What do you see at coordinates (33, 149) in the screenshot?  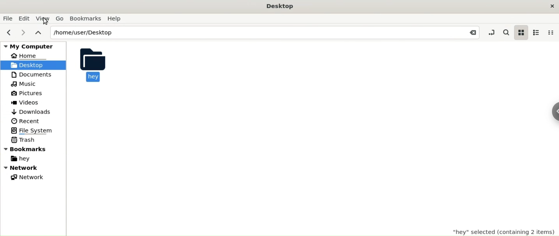 I see `Bookmarks` at bounding box center [33, 149].